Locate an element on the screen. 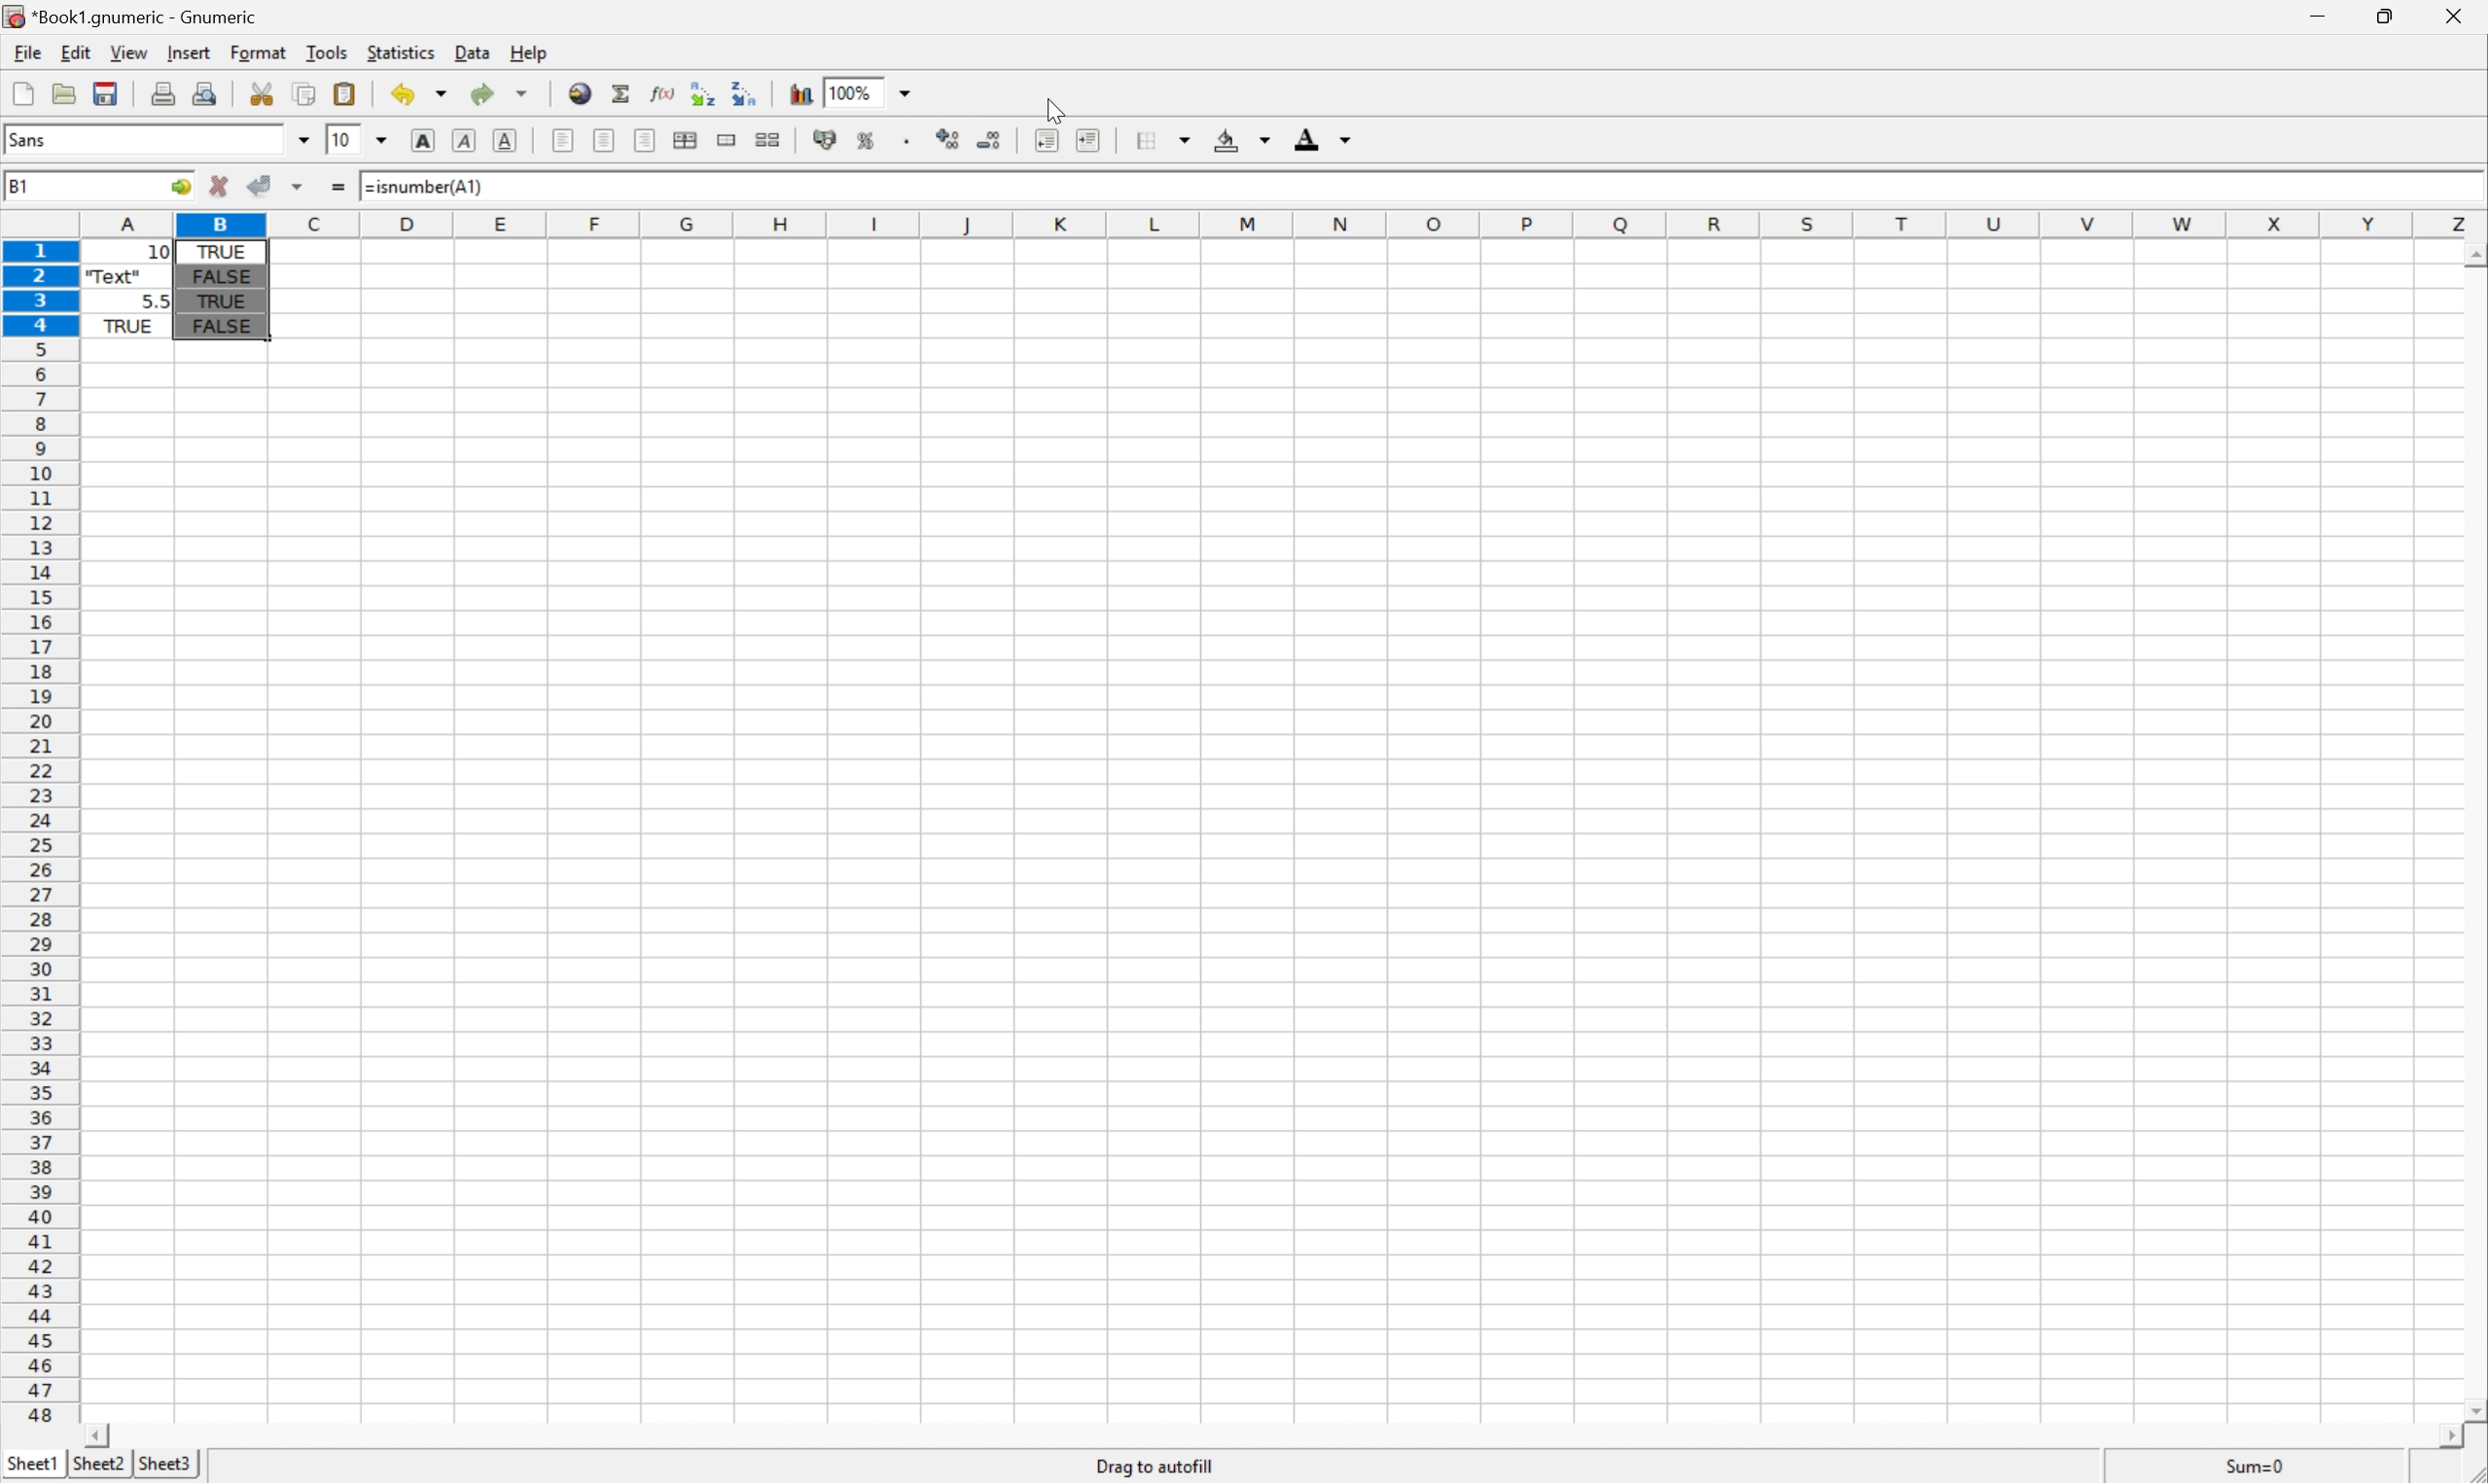  FALSE is located at coordinates (217, 272).